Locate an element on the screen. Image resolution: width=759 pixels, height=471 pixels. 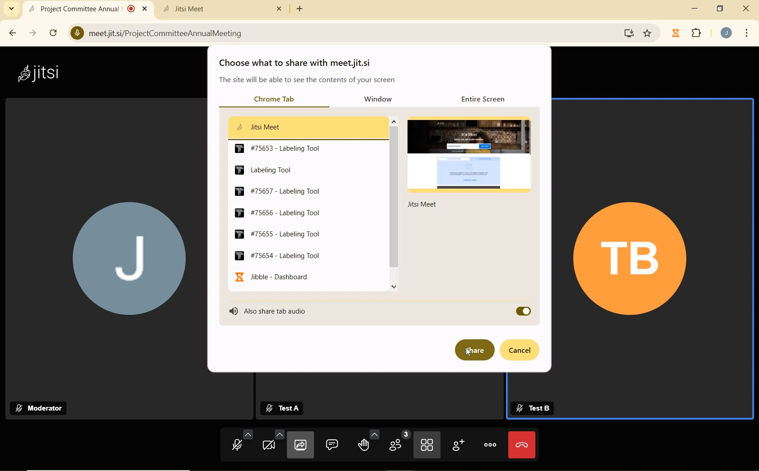
new tab is located at coordinates (300, 10).